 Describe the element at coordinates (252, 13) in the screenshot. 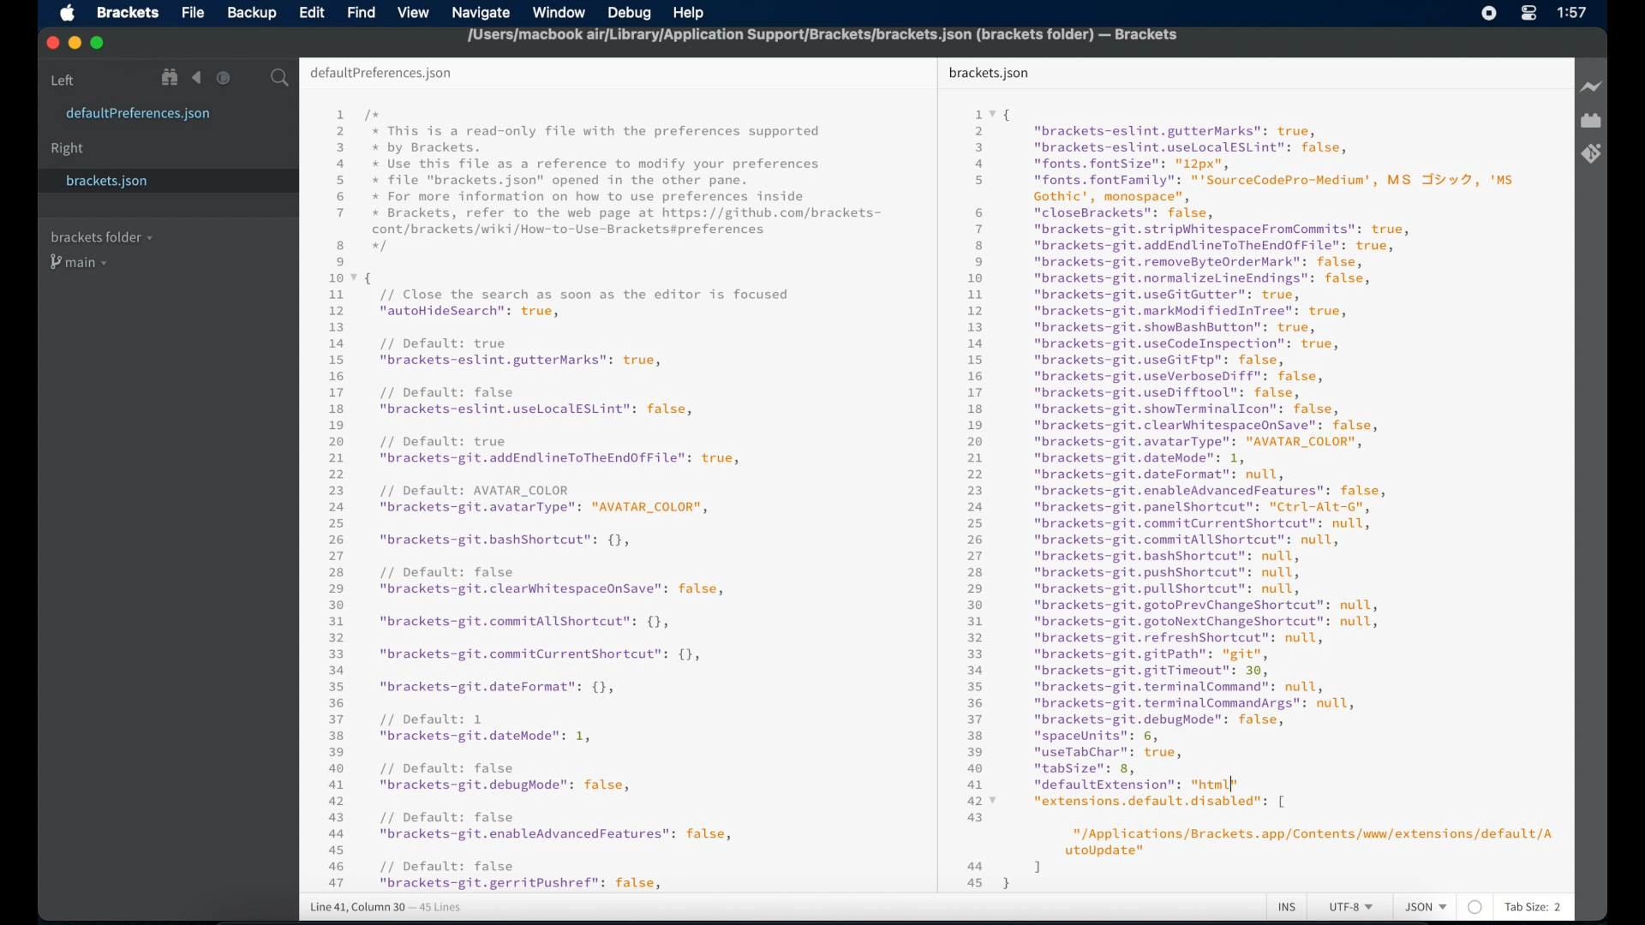

I see `backup` at that location.